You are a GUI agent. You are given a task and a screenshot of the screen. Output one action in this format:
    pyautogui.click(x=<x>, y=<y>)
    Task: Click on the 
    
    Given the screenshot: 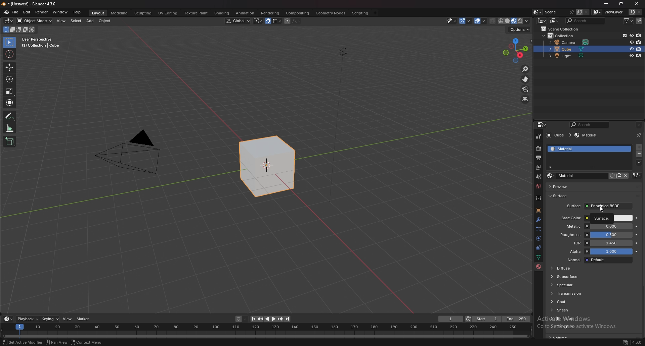 What is the action you would take?
    pyautogui.click(x=342, y=129)
    